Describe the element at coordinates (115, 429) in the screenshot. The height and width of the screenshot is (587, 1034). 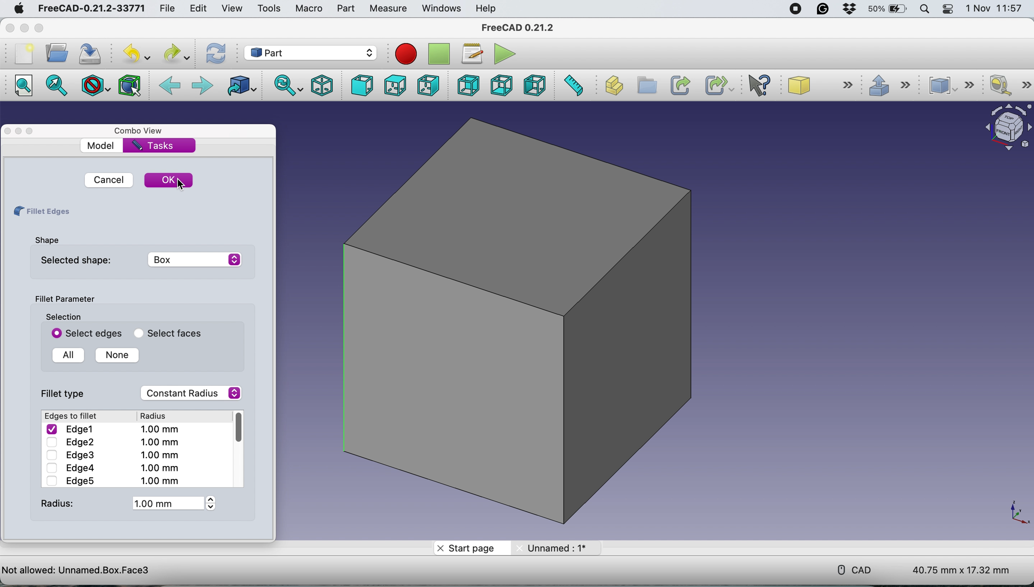
I see `Edge1` at that location.